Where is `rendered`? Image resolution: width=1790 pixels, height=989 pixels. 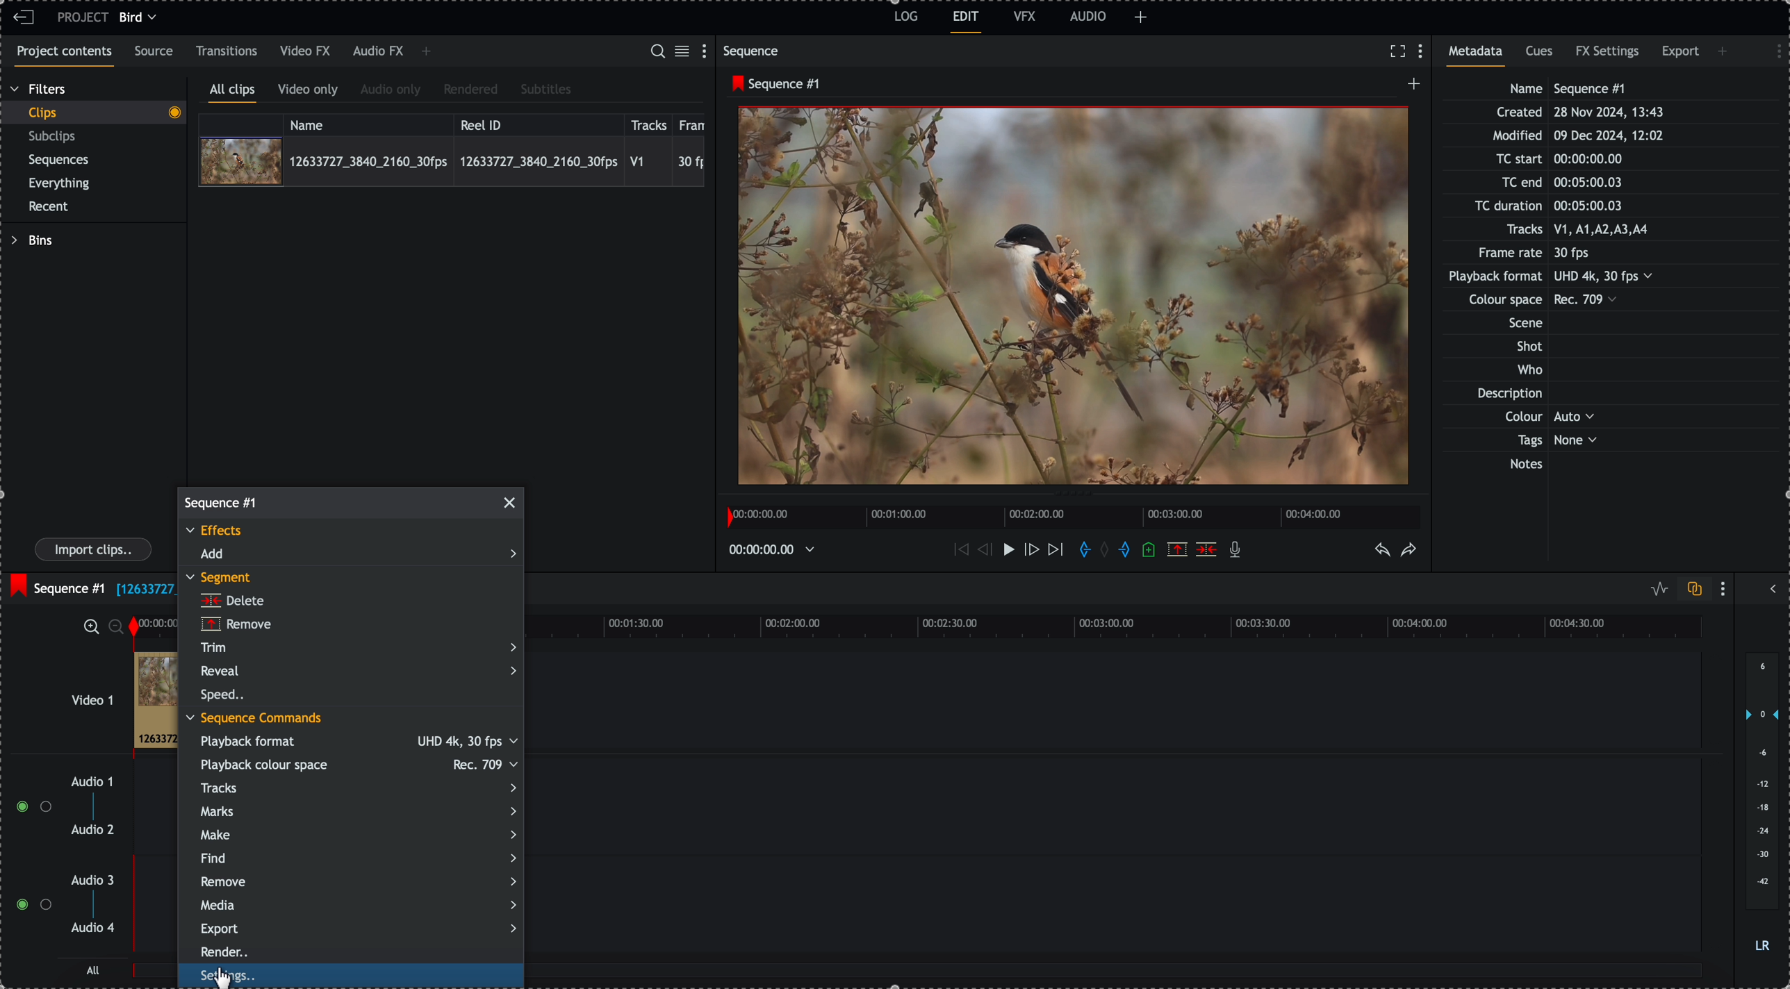
rendered is located at coordinates (470, 90).